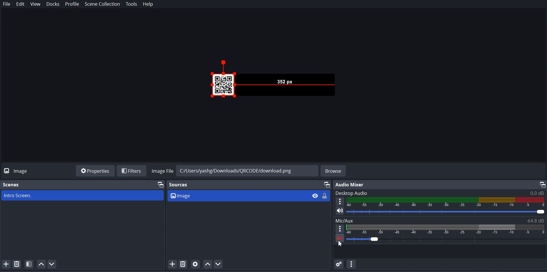 This screenshot has height=272, width=547. What do you see at coordinates (207, 264) in the screenshot?
I see `Move Source up` at bounding box center [207, 264].